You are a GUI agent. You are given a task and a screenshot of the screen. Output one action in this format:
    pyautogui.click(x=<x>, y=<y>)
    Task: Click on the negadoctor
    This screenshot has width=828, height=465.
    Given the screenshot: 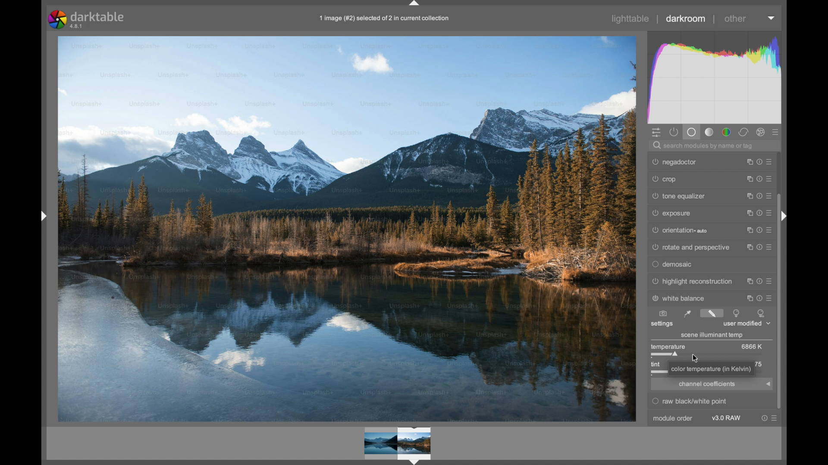 What is the action you would take?
    pyautogui.click(x=673, y=161)
    